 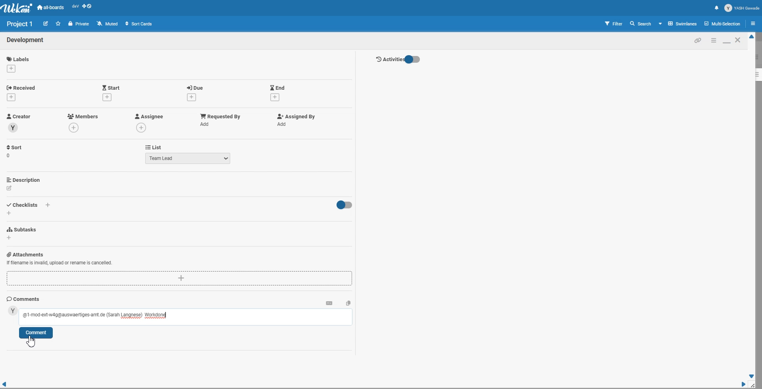 What do you see at coordinates (739, 40) in the screenshot?
I see `Close` at bounding box center [739, 40].